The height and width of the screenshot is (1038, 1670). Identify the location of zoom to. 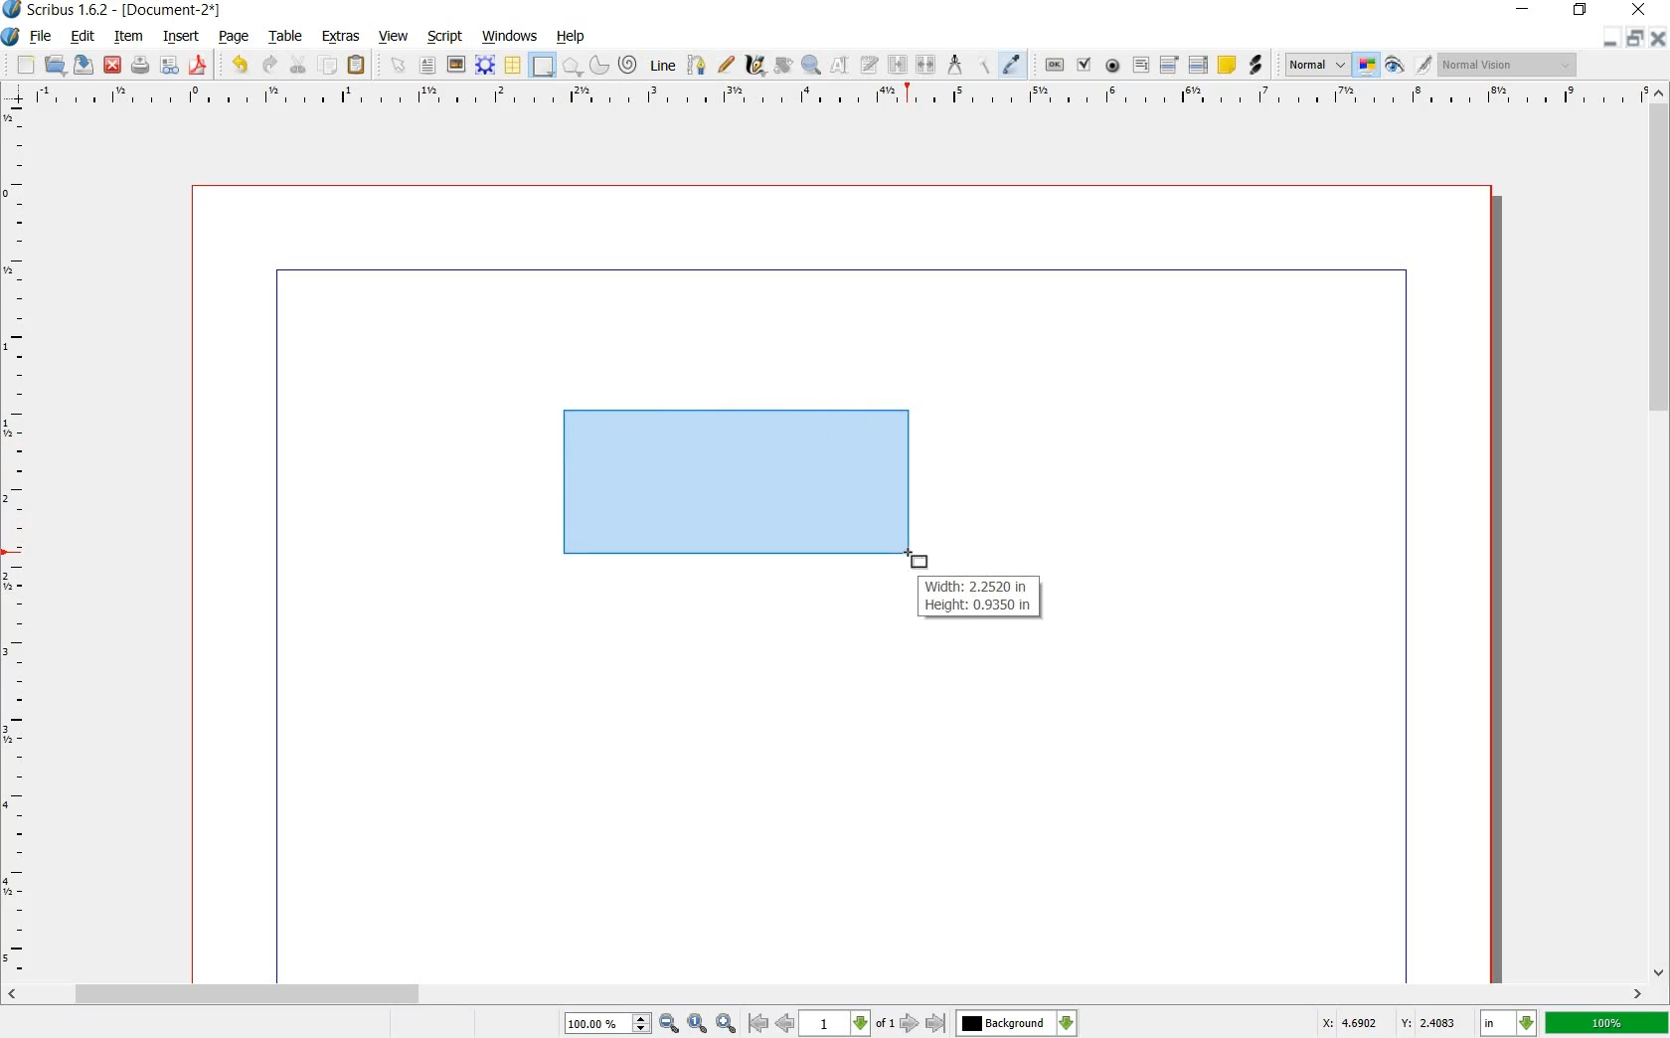
(697, 1023).